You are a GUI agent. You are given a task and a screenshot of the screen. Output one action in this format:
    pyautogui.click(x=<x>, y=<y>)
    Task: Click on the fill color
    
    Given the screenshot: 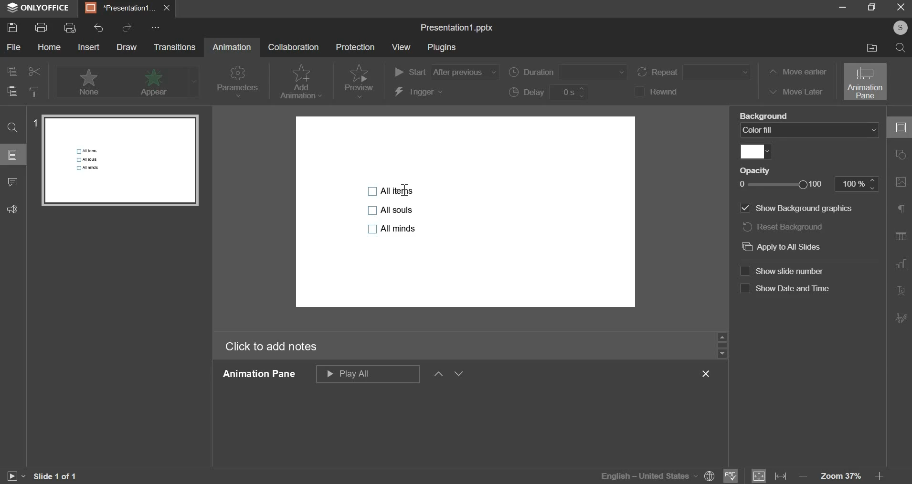 What is the action you would take?
    pyautogui.click(x=755, y=152)
    